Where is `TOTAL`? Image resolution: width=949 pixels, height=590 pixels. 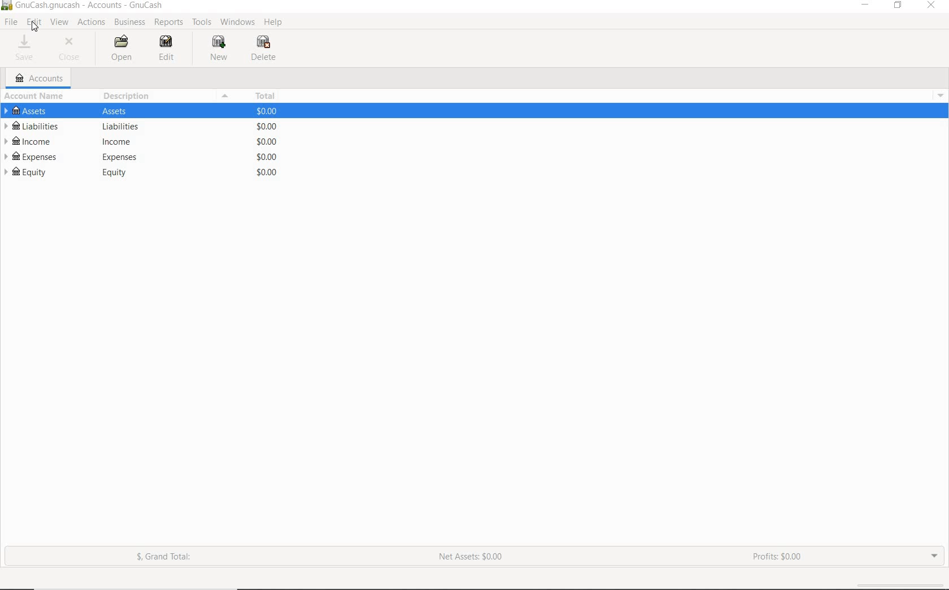 TOTAL is located at coordinates (264, 95).